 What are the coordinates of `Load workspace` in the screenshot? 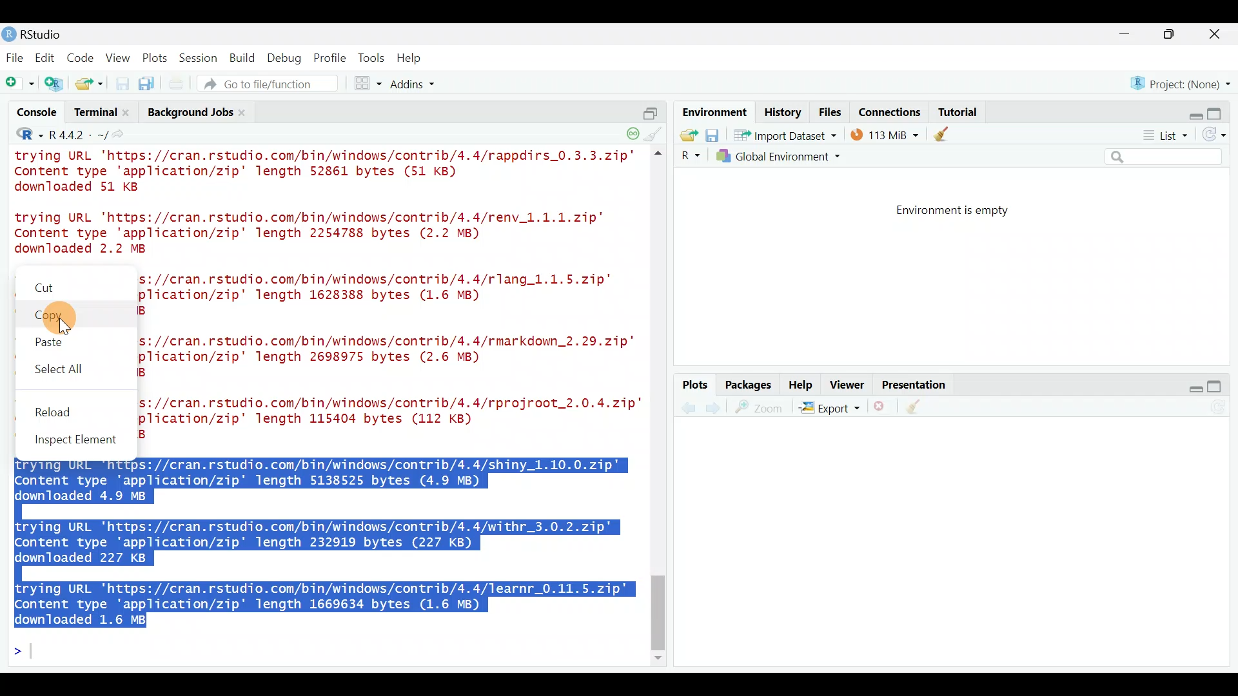 It's located at (685, 135).